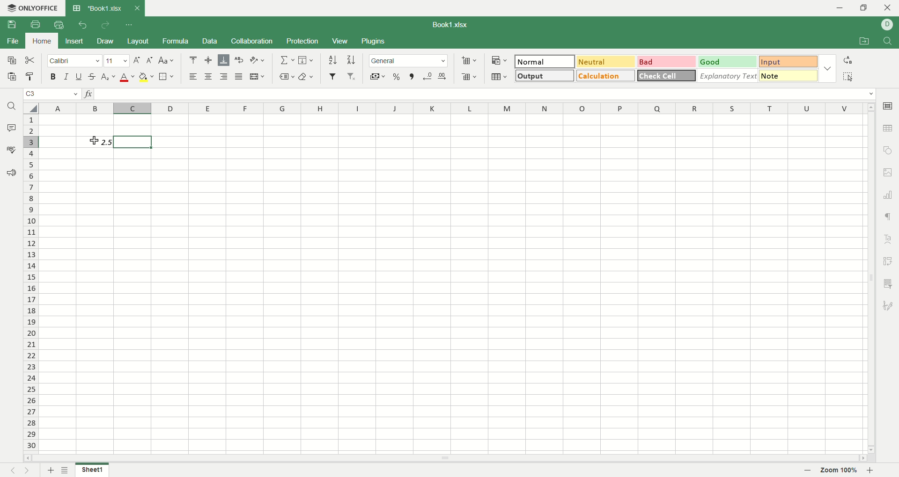 The width and height of the screenshot is (899, 477). Describe the element at coordinates (871, 279) in the screenshot. I see `vertical scroll bar` at that location.